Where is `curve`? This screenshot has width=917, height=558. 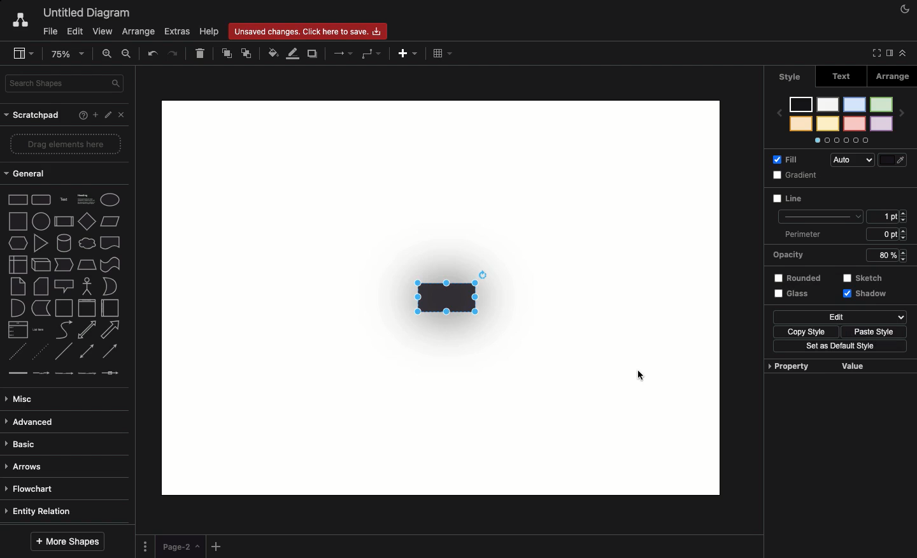
curve is located at coordinates (64, 331).